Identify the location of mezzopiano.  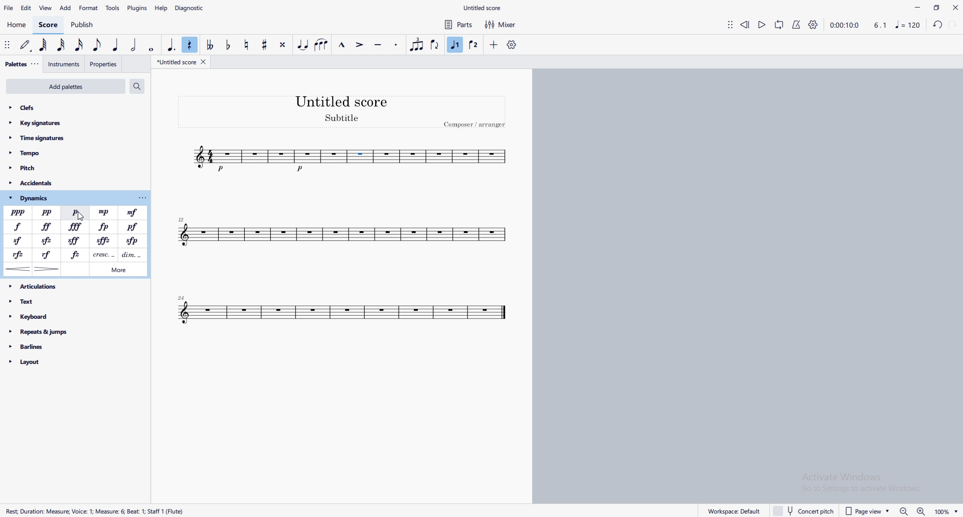
(105, 212).